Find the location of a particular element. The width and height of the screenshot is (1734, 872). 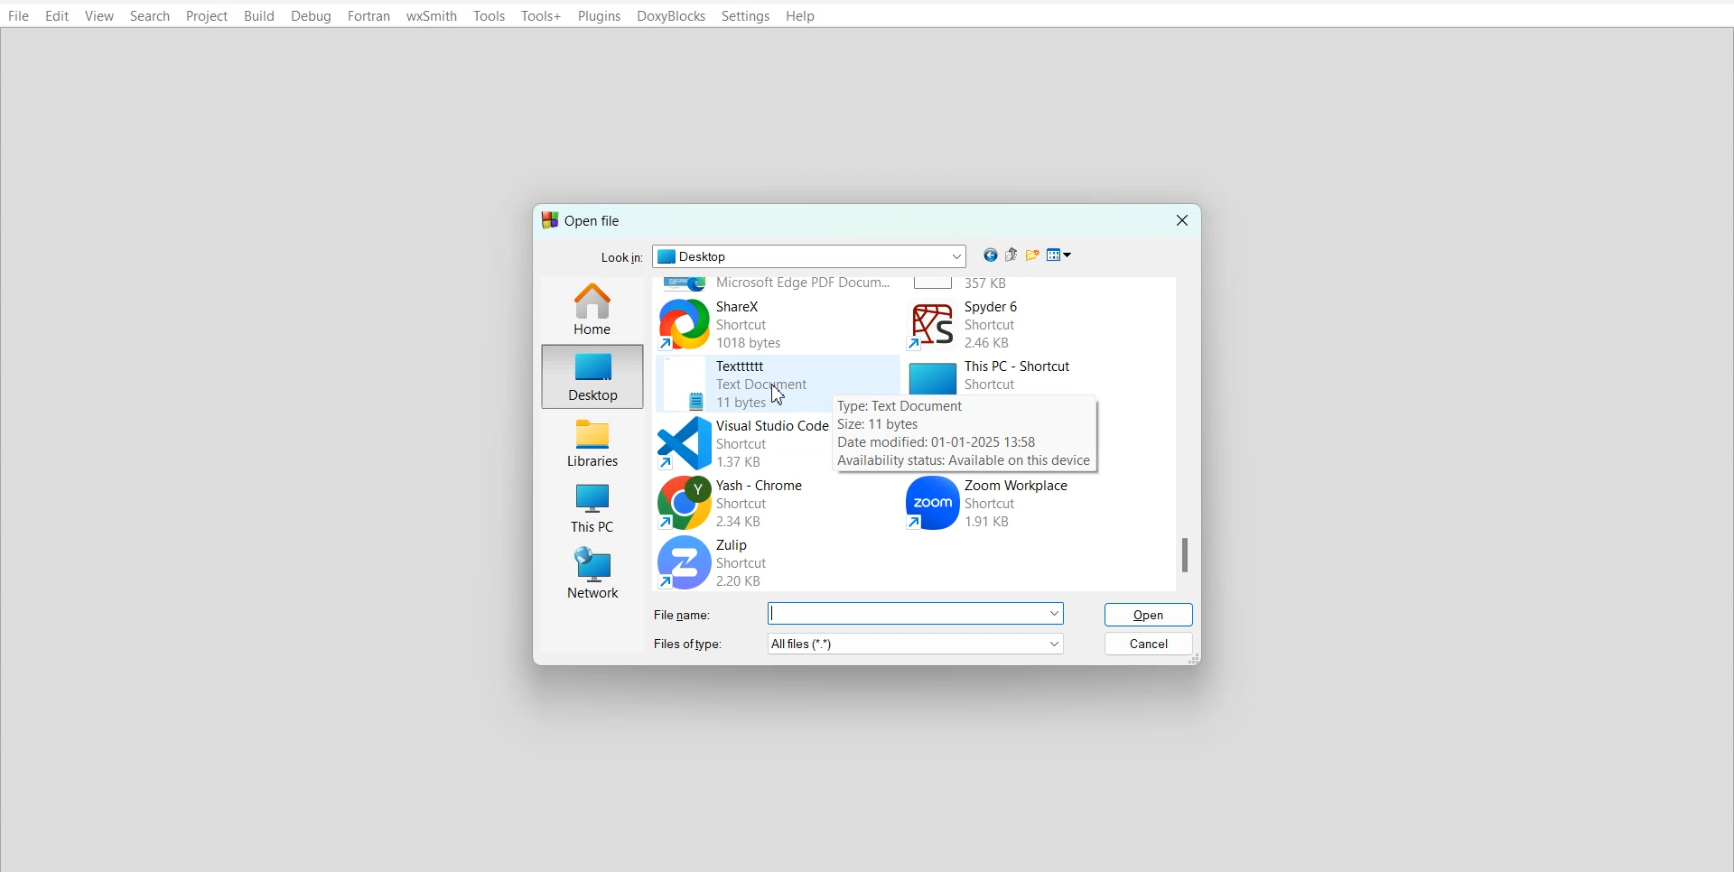

Libraries is located at coordinates (588, 444).